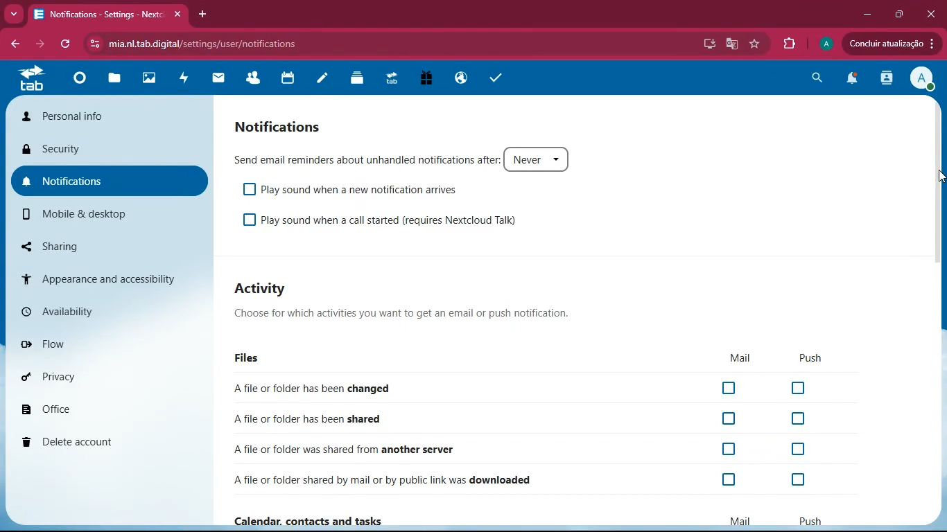 The image size is (947, 532). Describe the element at coordinates (732, 448) in the screenshot. I see `Checkbox` at that location.